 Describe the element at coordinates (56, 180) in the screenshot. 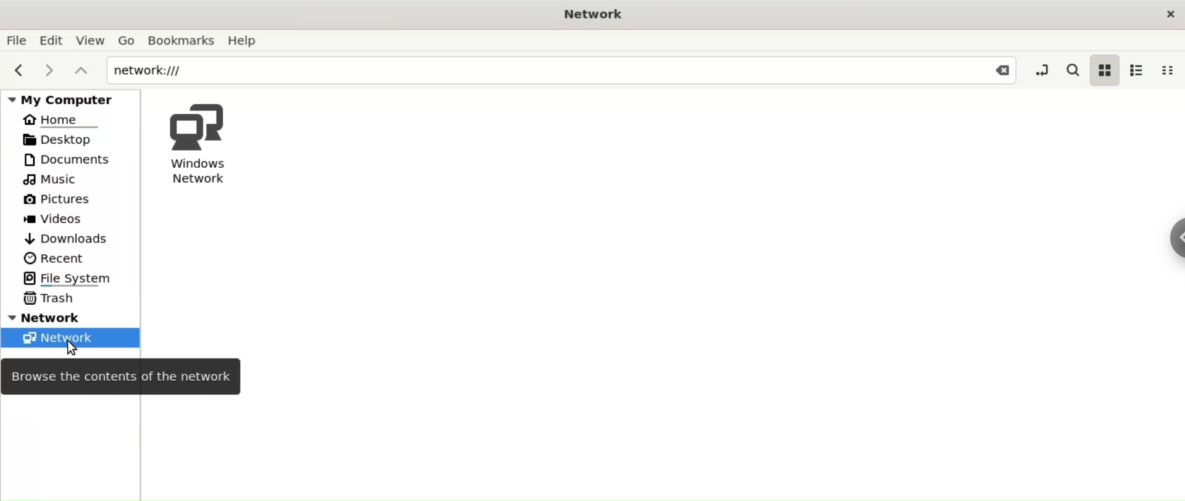

I see `Music` at that location.